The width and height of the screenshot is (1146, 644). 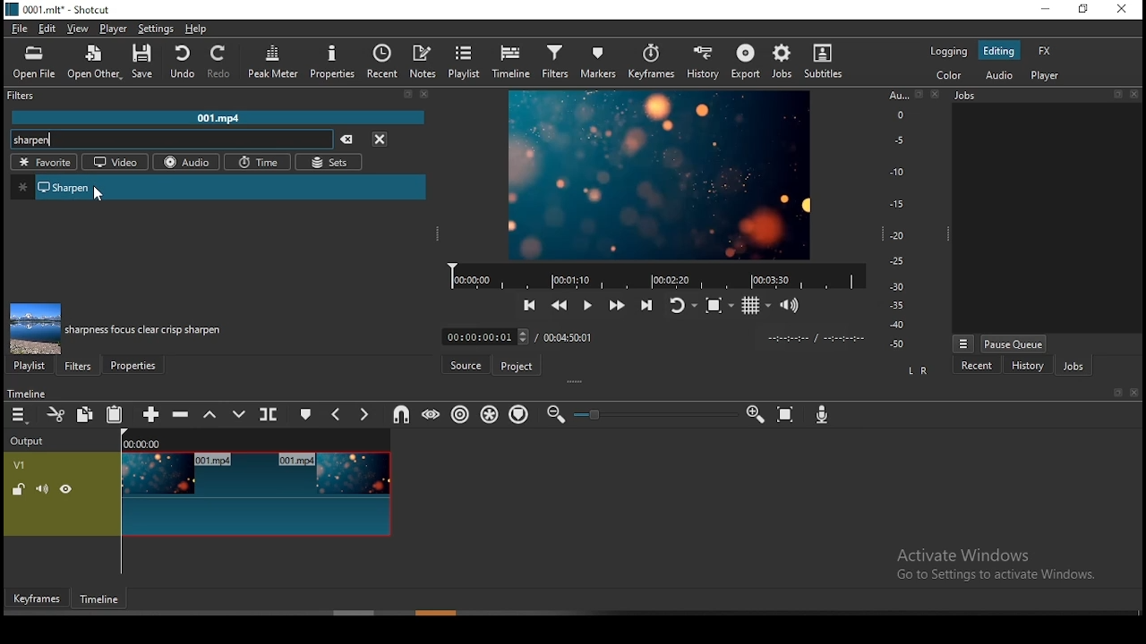 I want to click on image, so click(x=35, y=329).